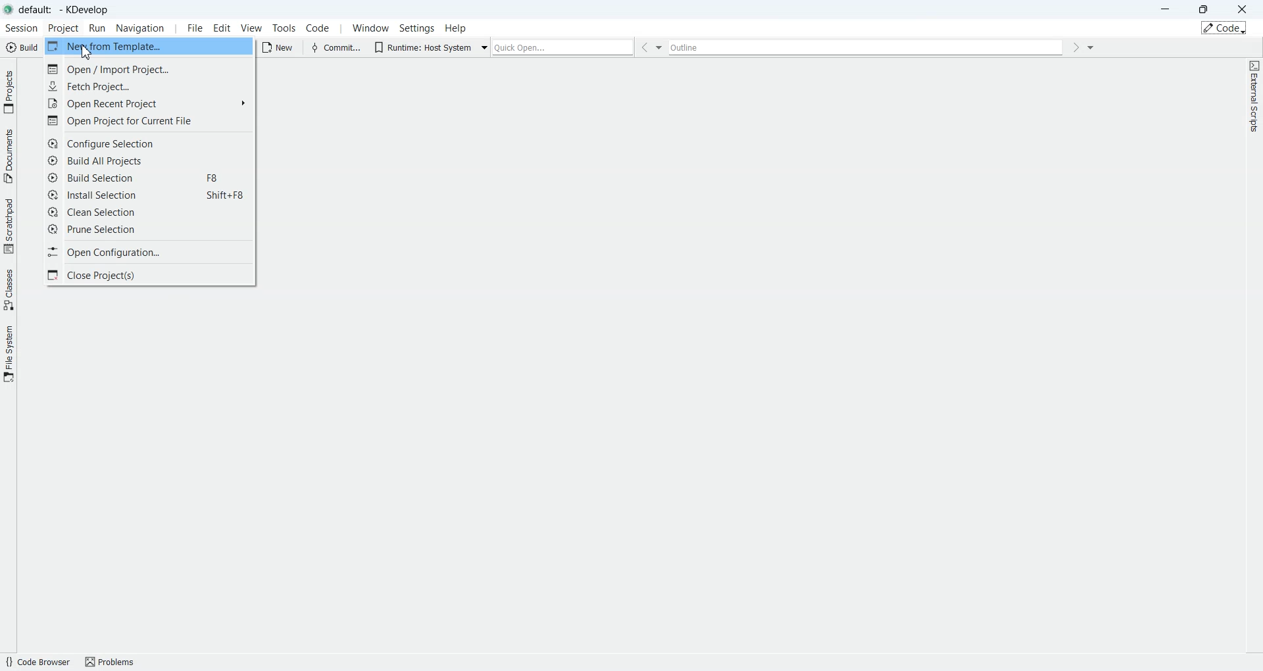 The image size is (1263, 671). Describe the element at coordinates (1091, 47) in the screenshot. I see `Drop down box` at that location.